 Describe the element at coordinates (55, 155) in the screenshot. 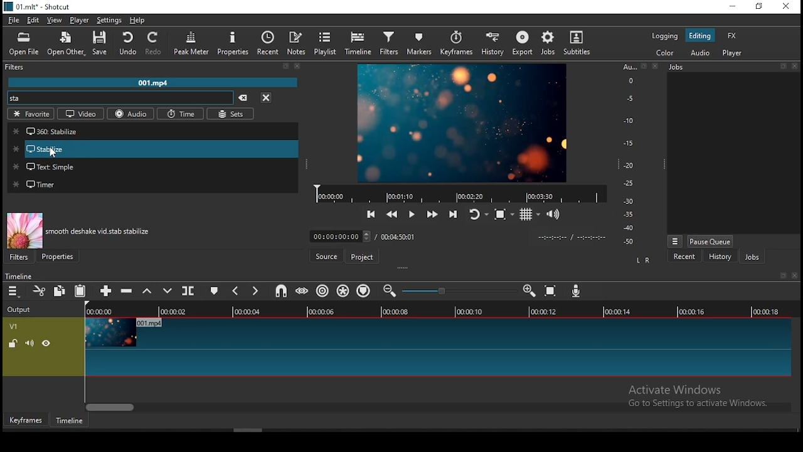

I see `cursor` at that location.